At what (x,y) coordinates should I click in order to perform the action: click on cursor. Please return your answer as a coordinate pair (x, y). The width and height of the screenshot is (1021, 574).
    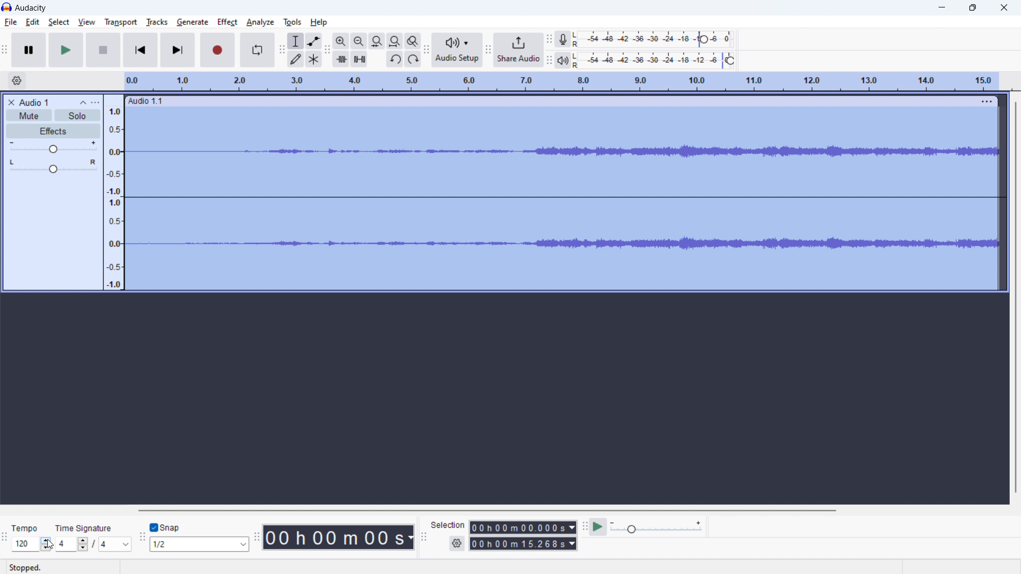
    Looking at the image, I should click on (50, 545).